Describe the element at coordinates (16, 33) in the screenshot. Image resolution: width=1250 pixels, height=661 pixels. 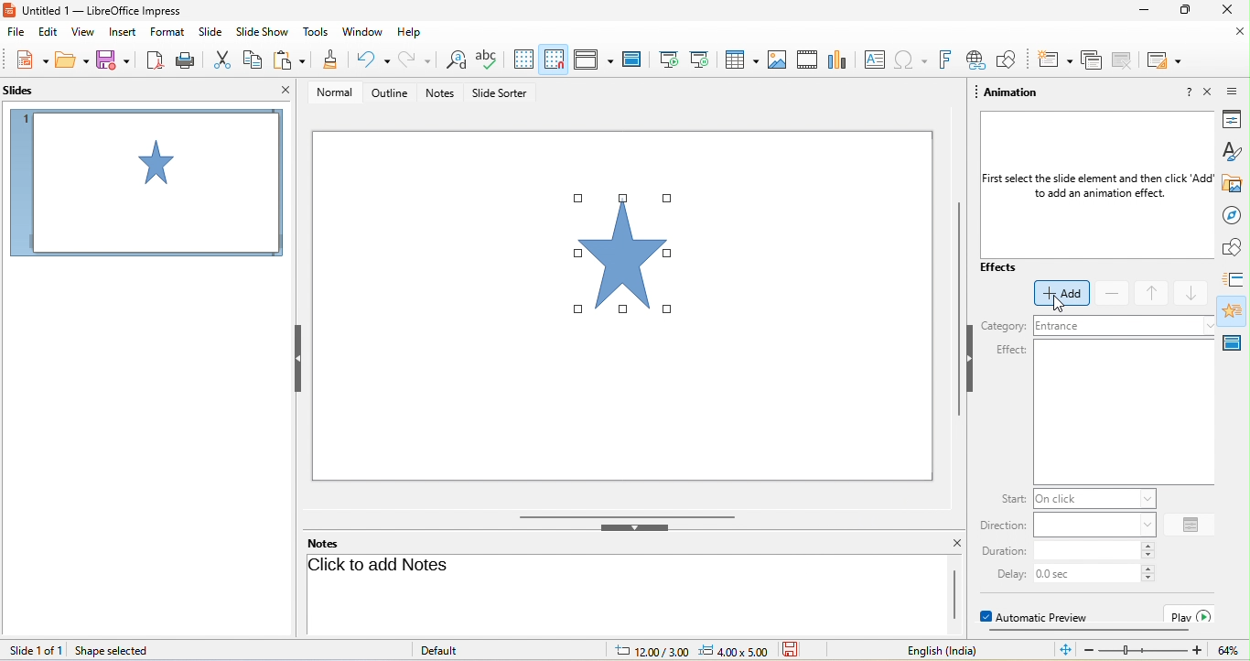
I see `file` at that location.